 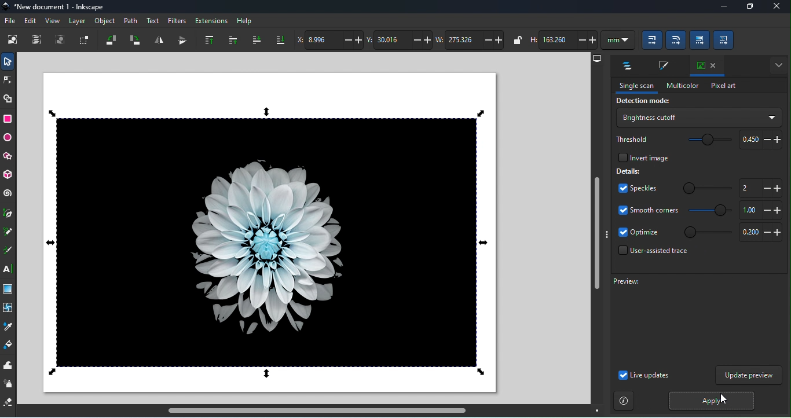 I want to click on star/polygon tool, so click(x=8, y=157).